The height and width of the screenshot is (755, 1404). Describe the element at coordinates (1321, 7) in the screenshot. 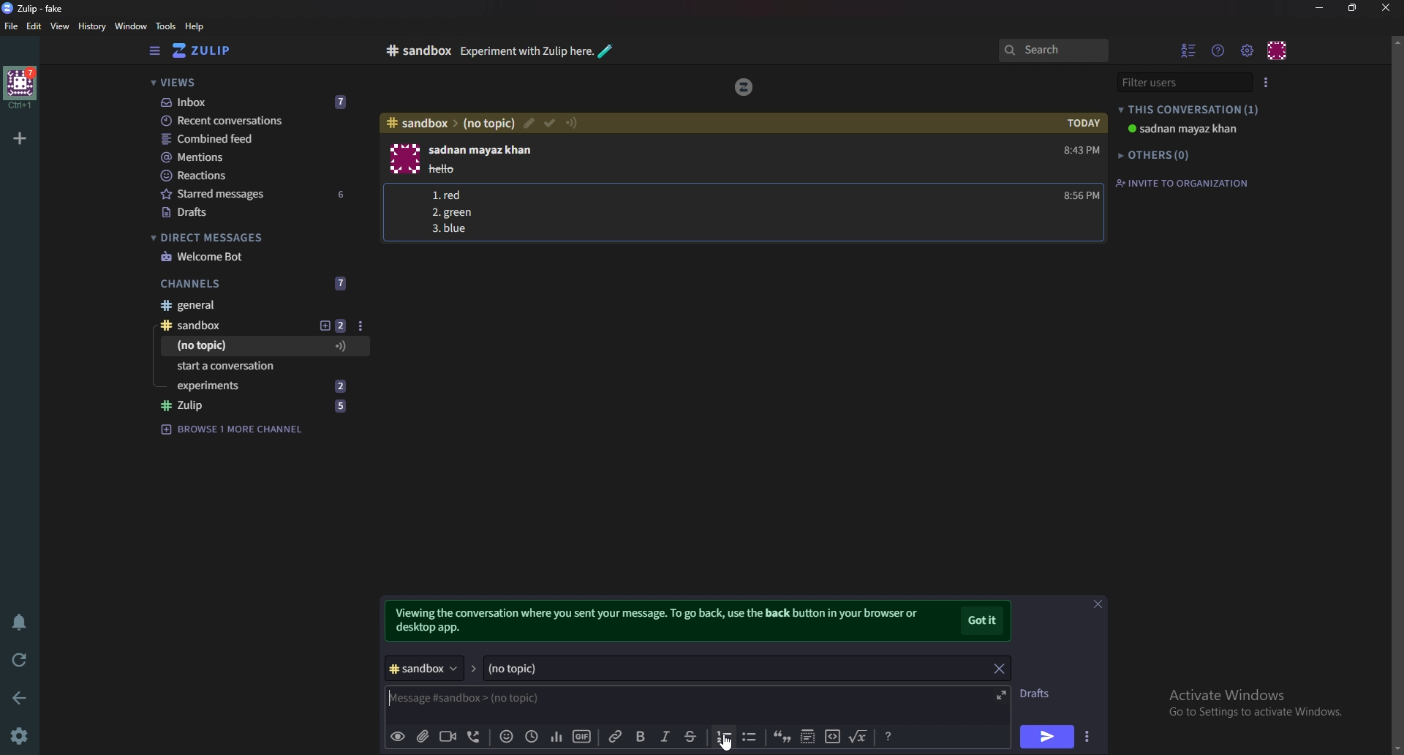

I see `Minimize` at that location.